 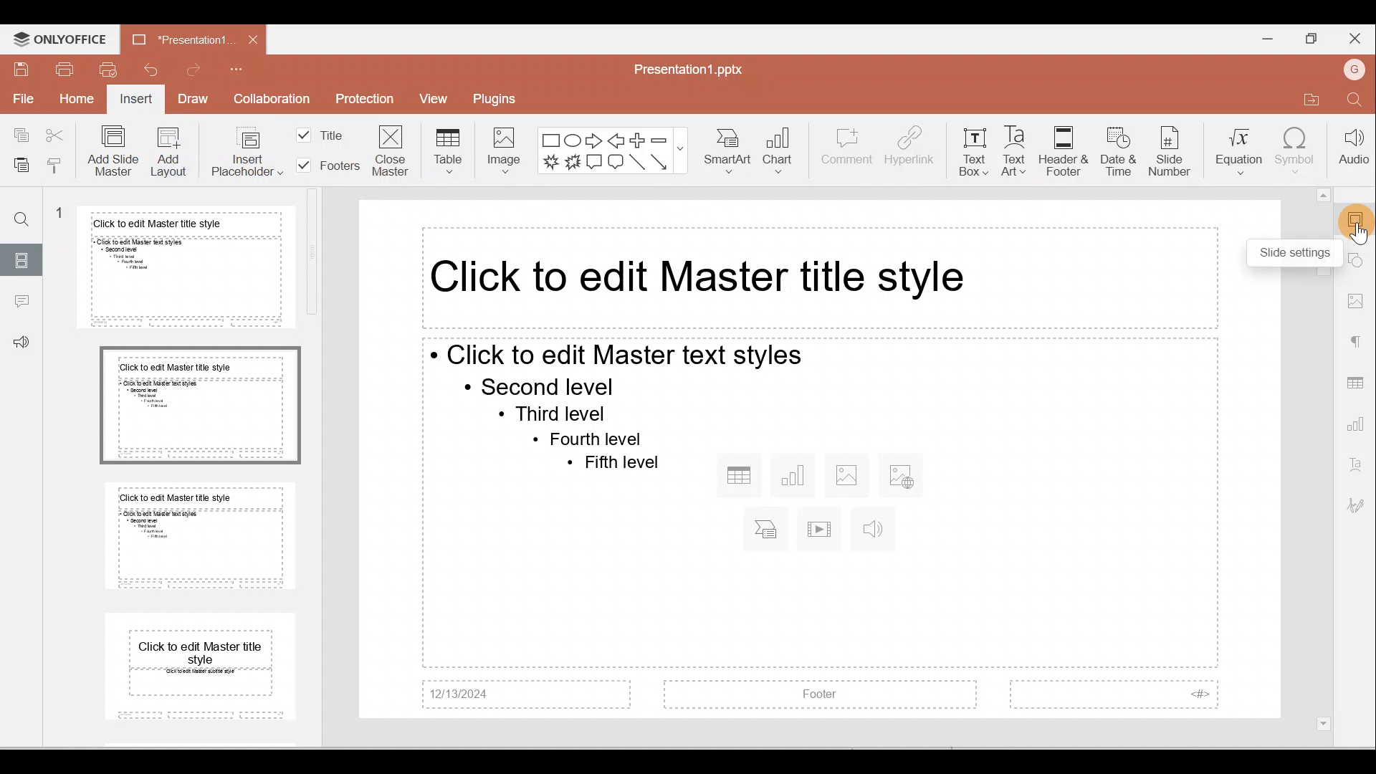 What do you see at coordinates (1235, 149) in the screenshot?
I see `Equation` at bounding box center [1235, 149].